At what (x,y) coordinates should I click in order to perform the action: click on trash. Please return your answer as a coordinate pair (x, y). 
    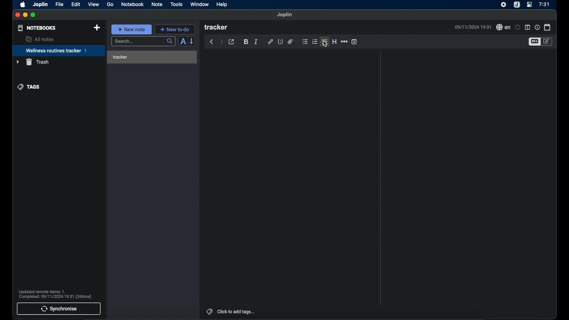
    Looking at the image, I should click on (32, 62).